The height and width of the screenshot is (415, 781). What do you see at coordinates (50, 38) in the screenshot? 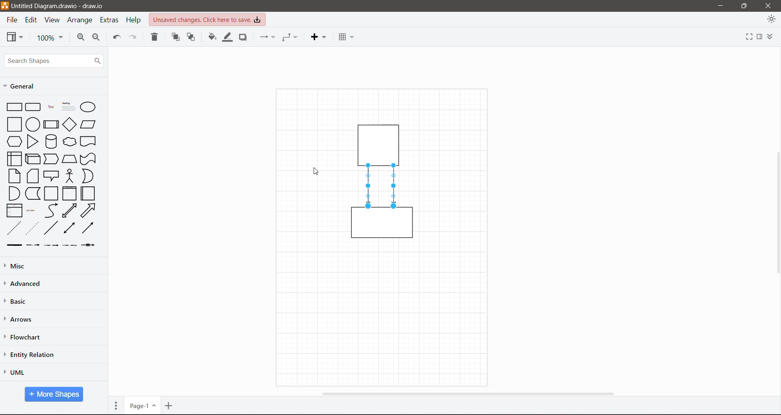
I see `Zoom` at bounding box center [50, 38].